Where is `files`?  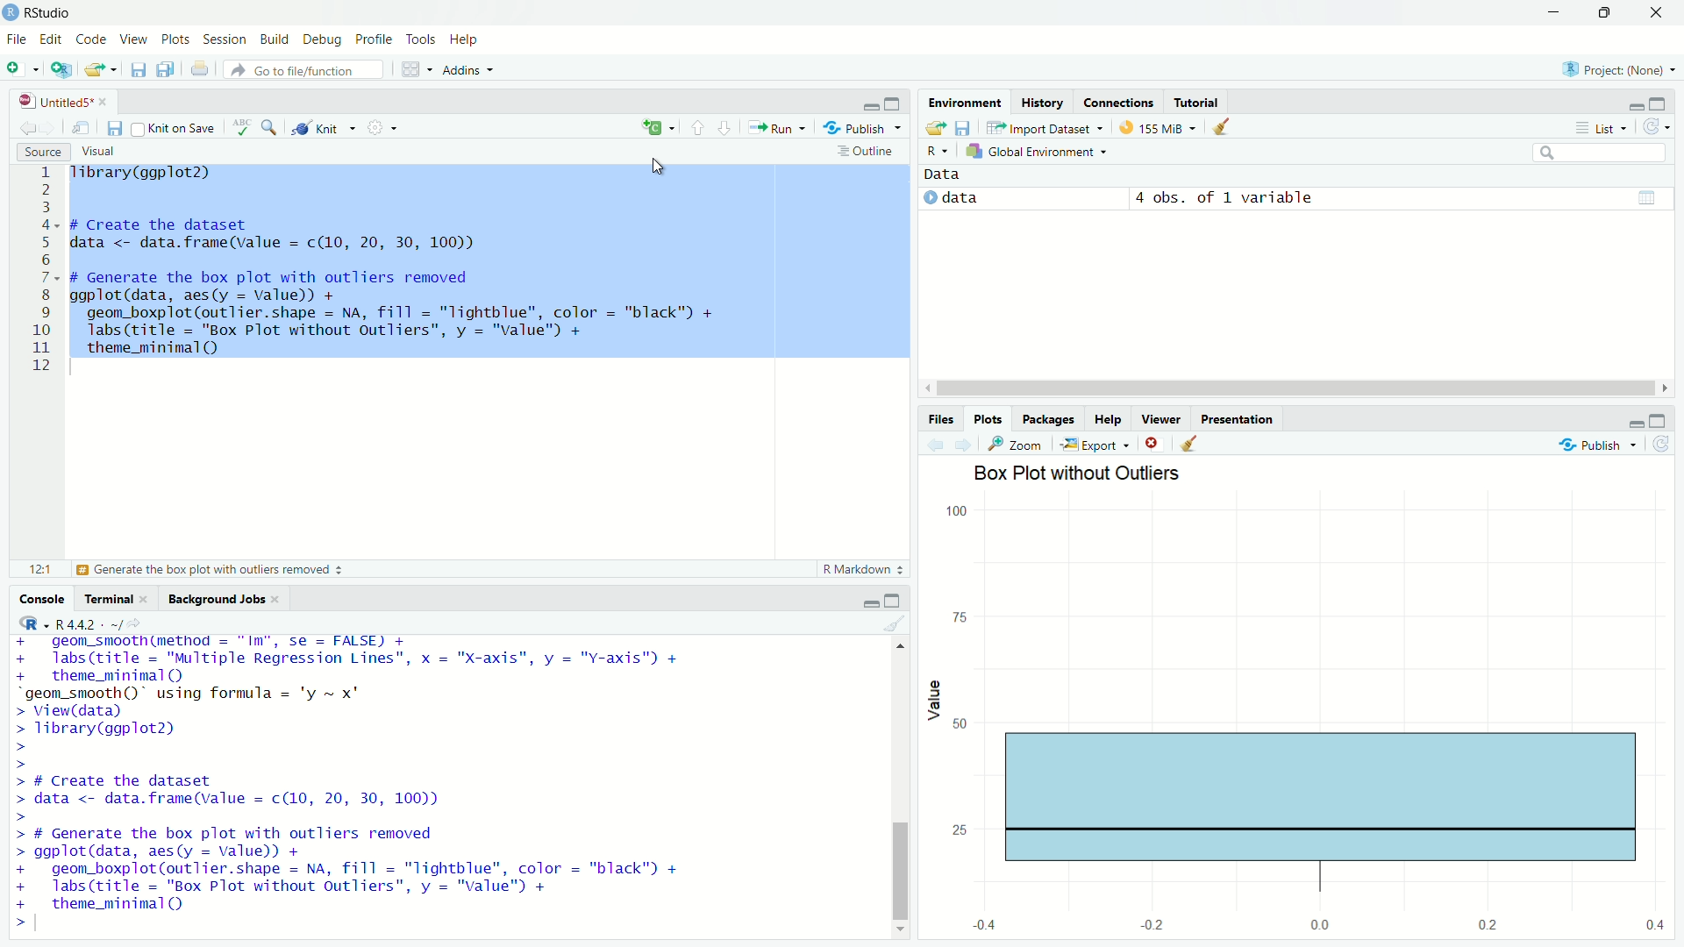
files is located at coordinates (967, 128).